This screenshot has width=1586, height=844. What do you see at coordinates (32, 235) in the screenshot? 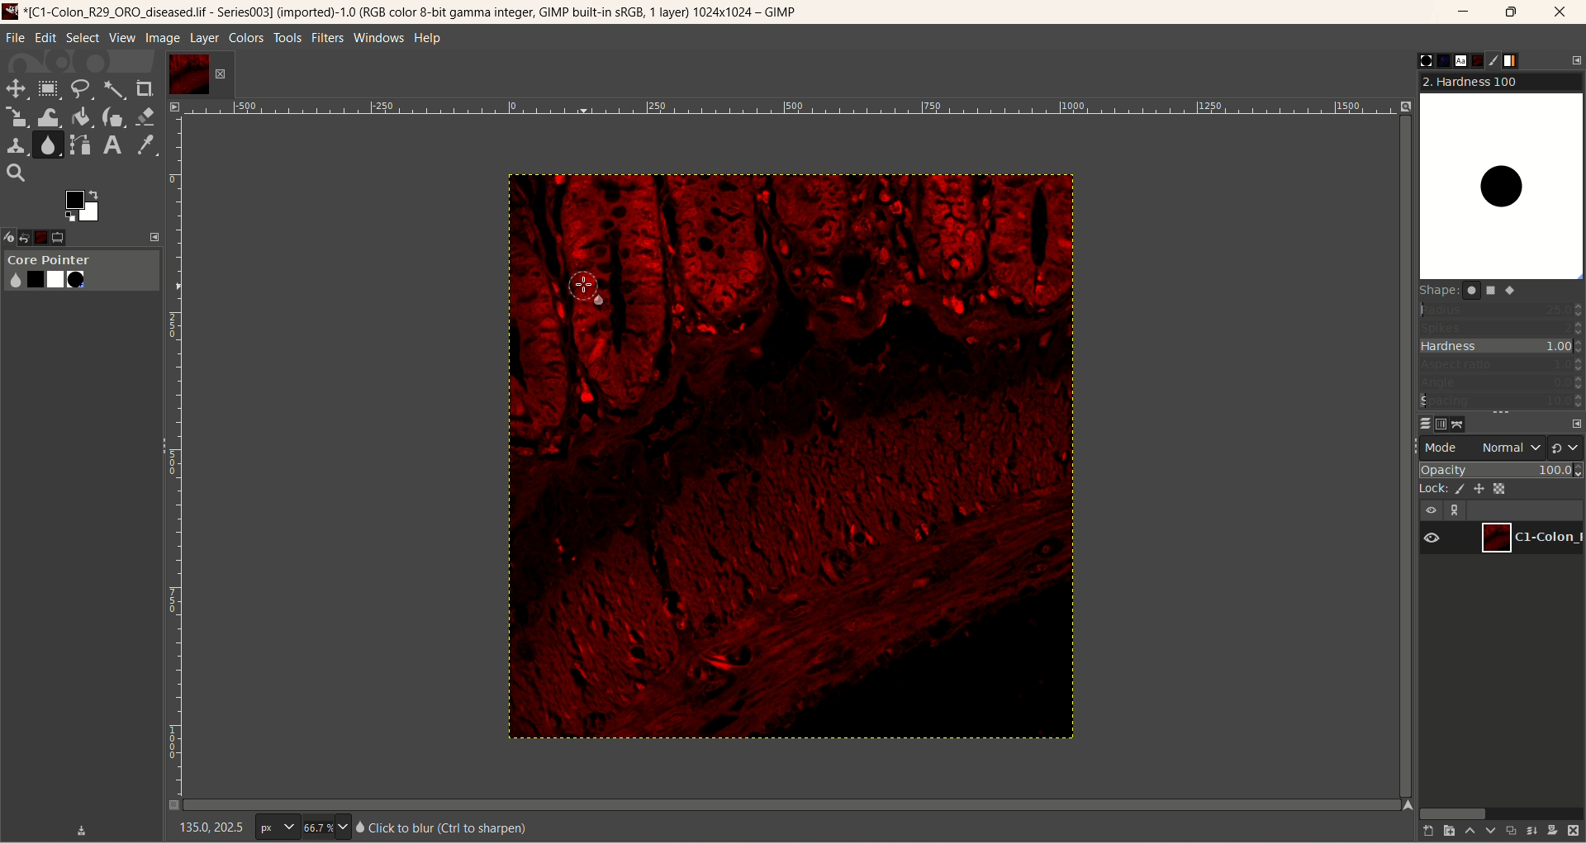
I see `open` at bounding box center [32, 235].